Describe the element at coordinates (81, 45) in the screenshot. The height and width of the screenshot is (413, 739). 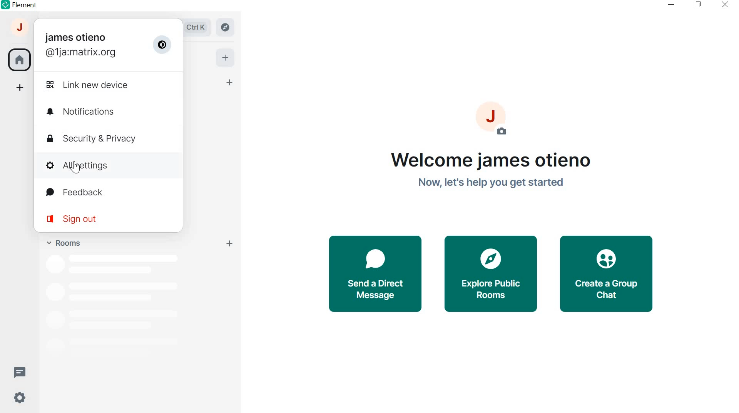
I see `James otieno. @1ja:matrix.org` at that location.